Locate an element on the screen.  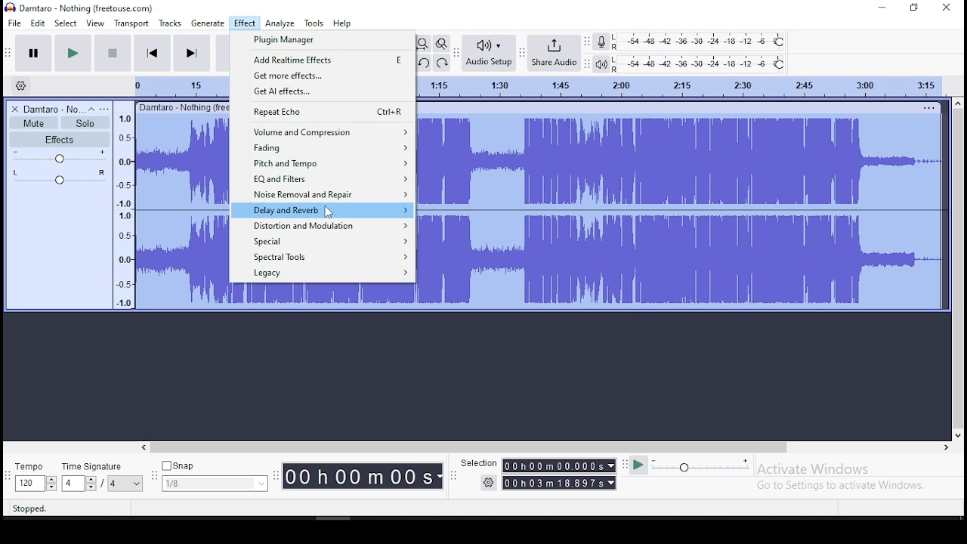
 is located at coordinates (623, 464).